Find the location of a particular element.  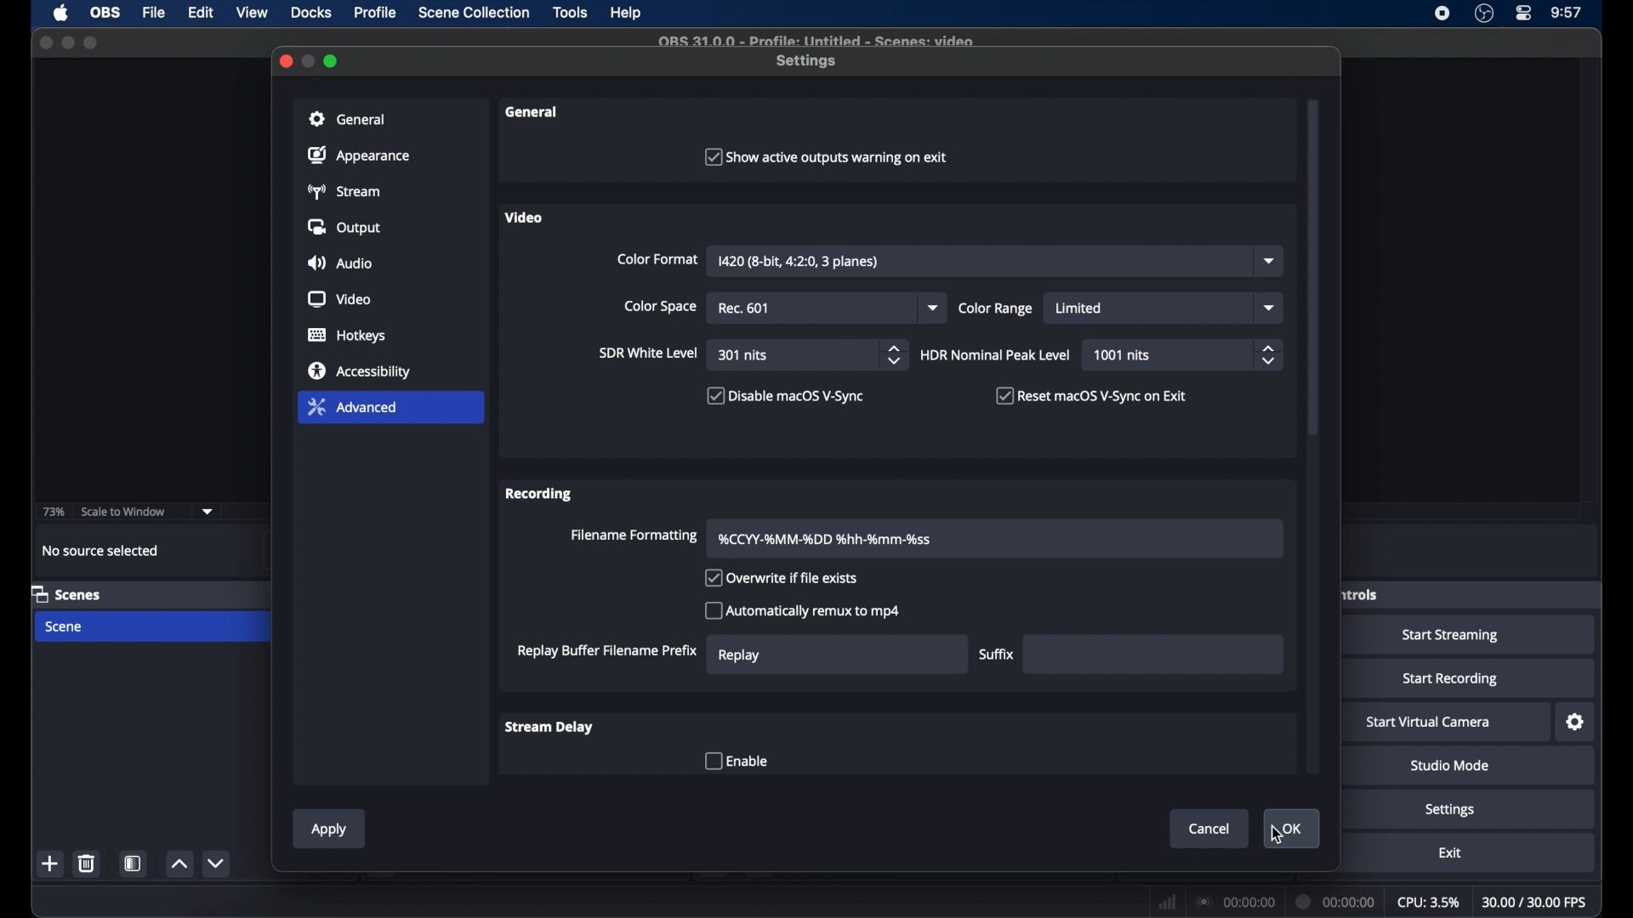

settings is located at coordinates (1576, 722).